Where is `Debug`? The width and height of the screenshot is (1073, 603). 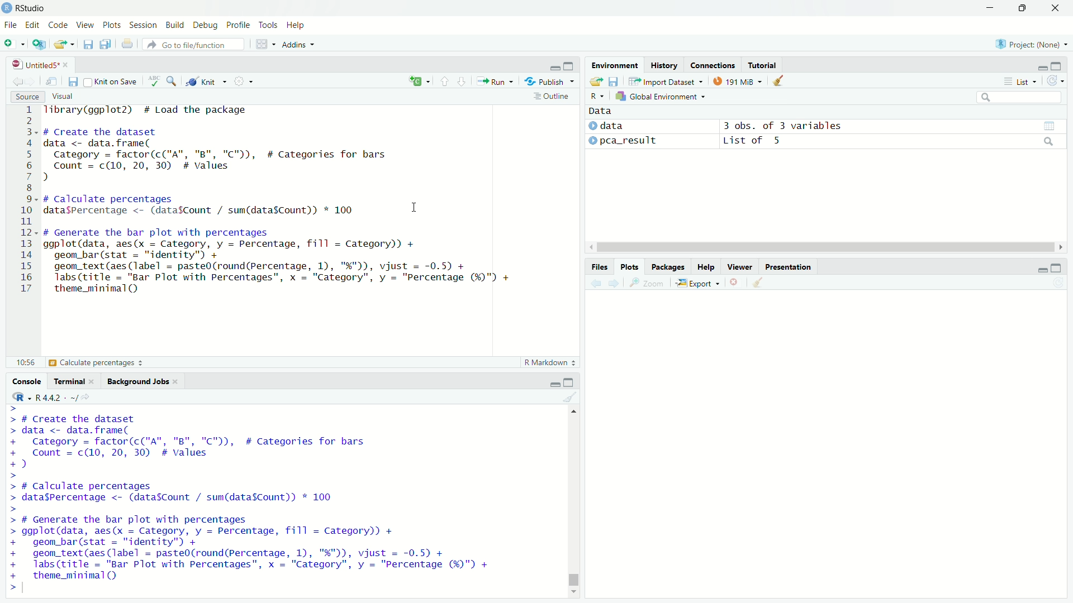
Debug is located at coordinates (208, 26).